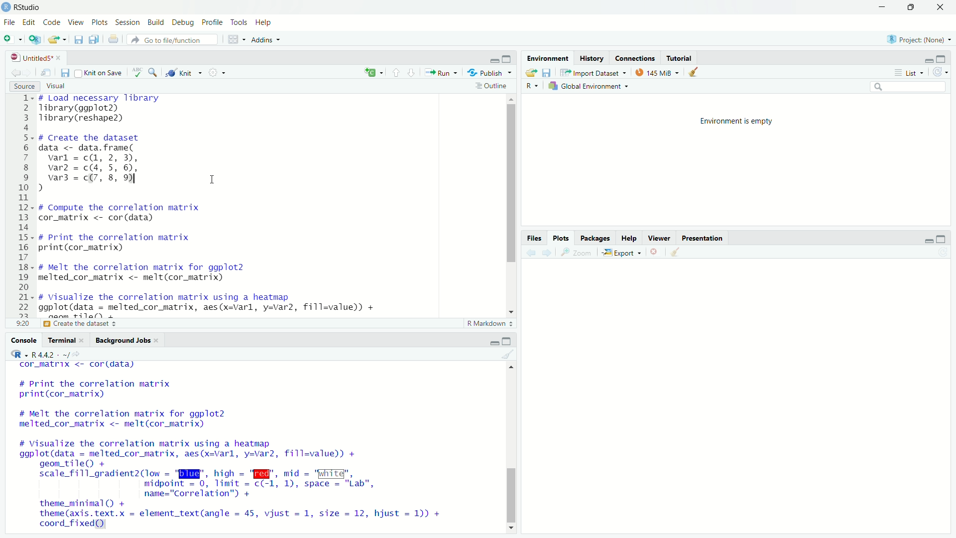 The width and height of the screenshot is (956, 538). What do you see at coordinates (238, 207) in the screenshot?
I see `# Load necessary library
Tibrary(ggplot2)
Tibrary(reshape2)
# Create the dataset
data <- data. frame(
varl = c(, 2, 3),
var2 = c(4, 5, 6),
var3 = c(7, 8, 9 I
)
# Compute the correlation matrix
cor_matrix <- cor (data)
# Print the correlation matrix
print(cor_matrix)
# Melt the correlation matrix for ggplot2
melted_cor_matrix <- melt(cor_matrix)
# Visualize the correlation matrix using a heatmap
ggplot(data = melted_cor_matrix, aes(x=varl, y=var2, fill=value)) +
noom +ilal)` at bounding box center [238, 207].